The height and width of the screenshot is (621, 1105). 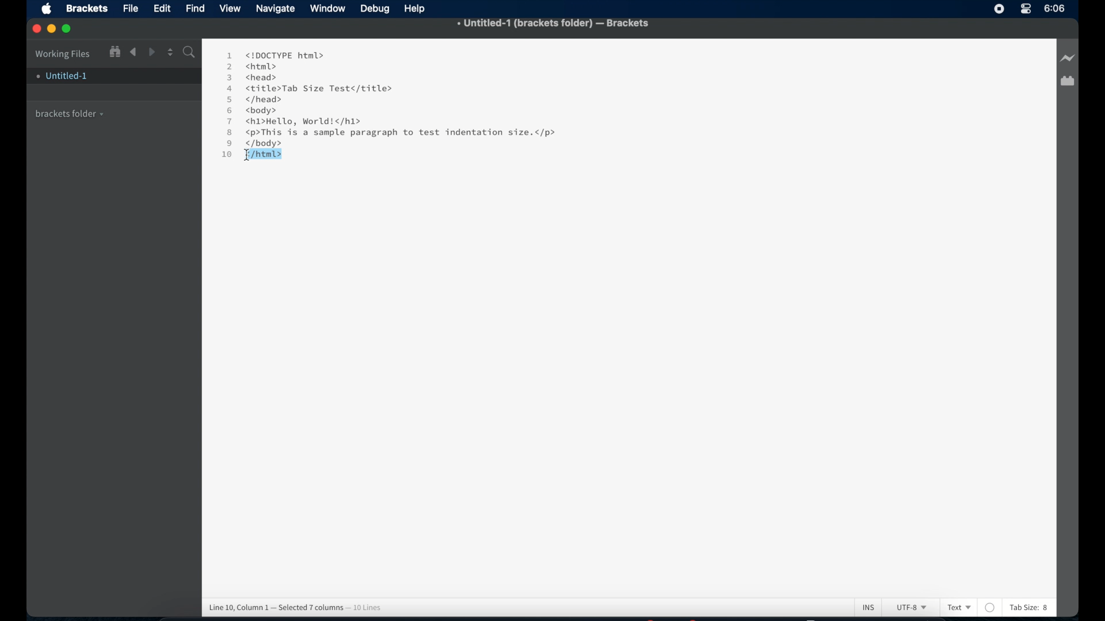 I want to click on Stop, so click(x=999, y=9).